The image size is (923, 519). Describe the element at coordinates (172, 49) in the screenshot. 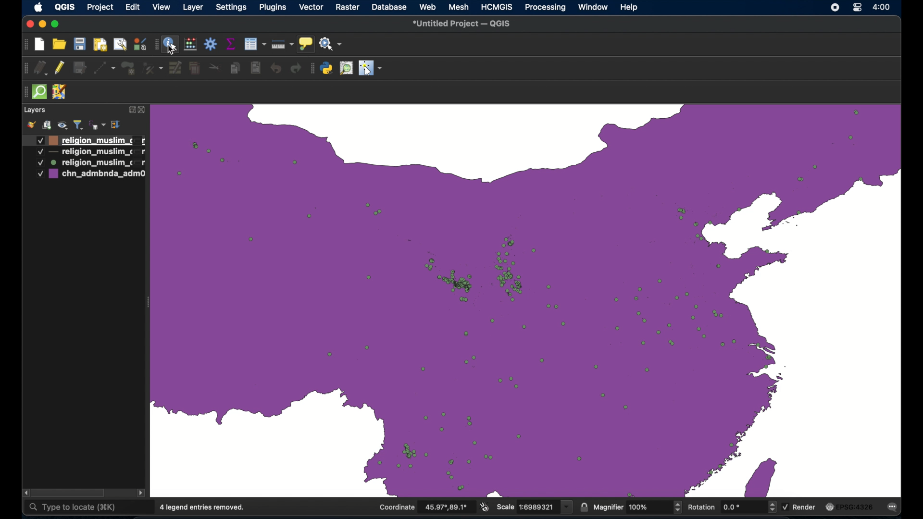

I see `cursor` at that location.